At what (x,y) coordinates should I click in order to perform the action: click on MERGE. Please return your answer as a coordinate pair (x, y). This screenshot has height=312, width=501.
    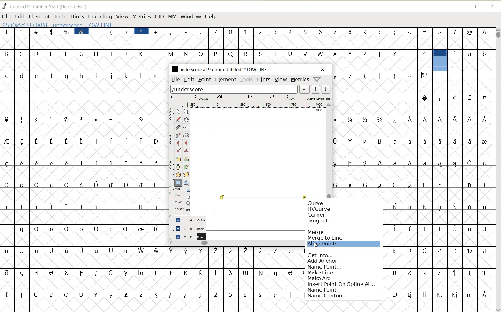
    Looking at the image, I should click on (316, 232).